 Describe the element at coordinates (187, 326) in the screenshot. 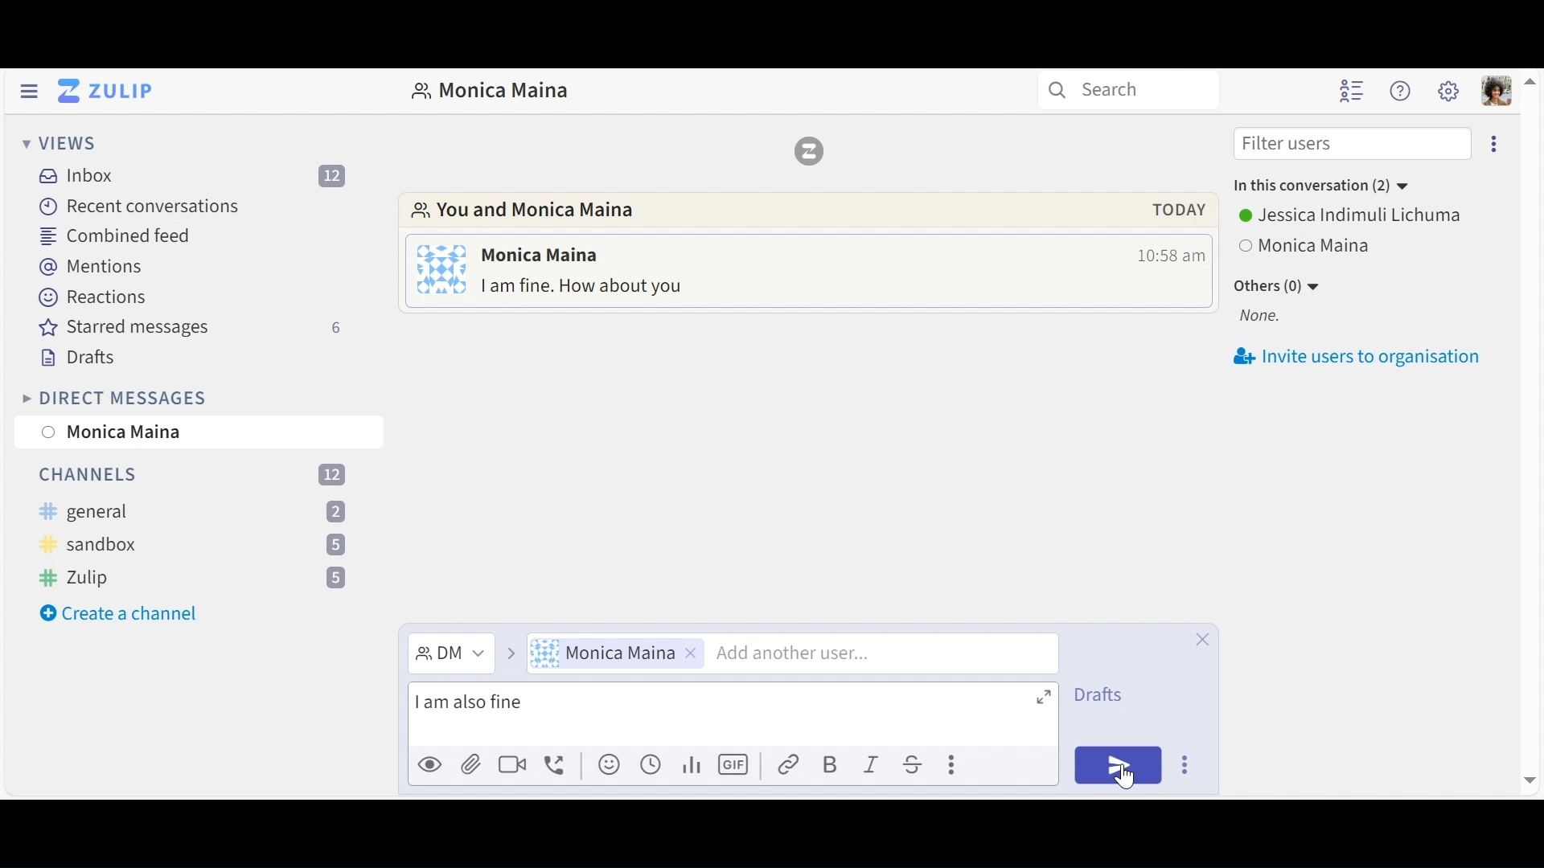

I see `Starred messages` at that location.